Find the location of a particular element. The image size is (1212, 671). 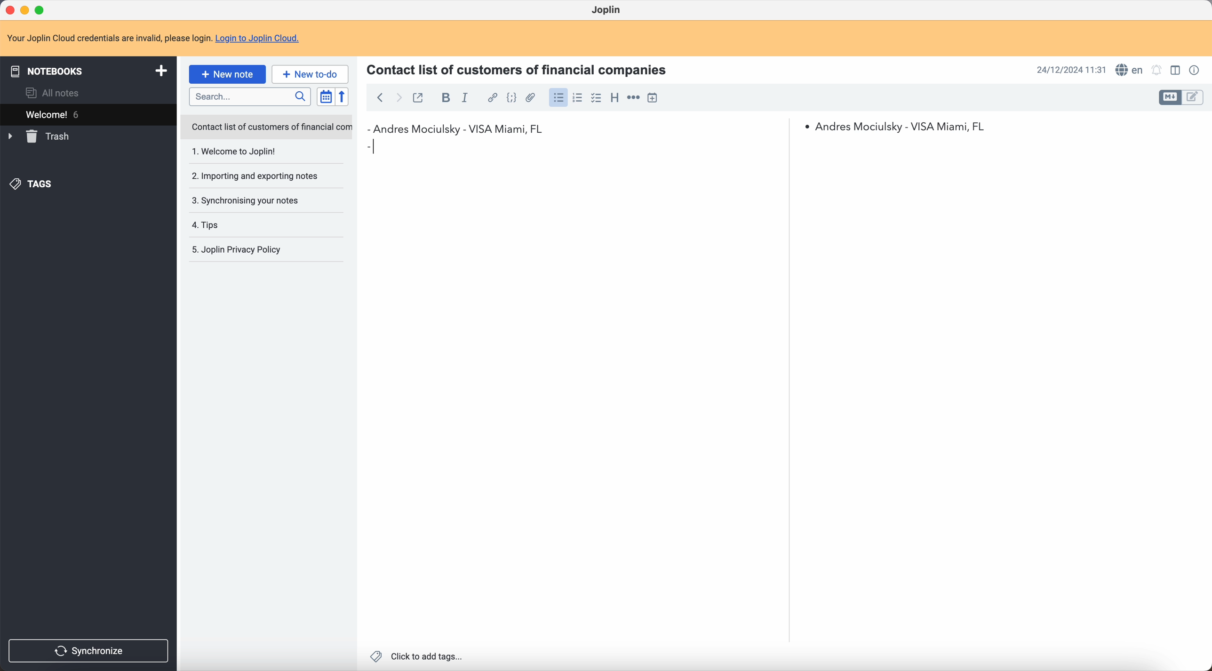

minimize is located at coordinates (25, 9).